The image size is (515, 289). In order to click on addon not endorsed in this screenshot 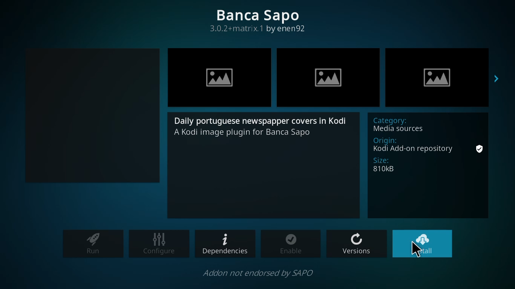, I will do `click(262, 273)`.